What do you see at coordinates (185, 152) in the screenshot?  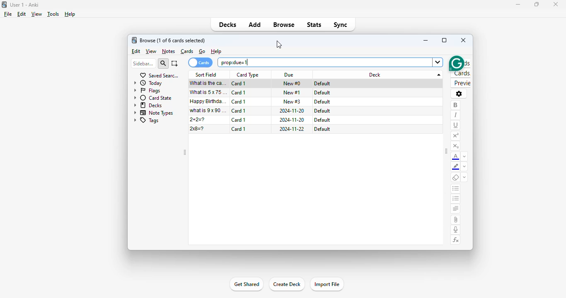 I see `toggle sidebar` at bounding box center [185, 152].